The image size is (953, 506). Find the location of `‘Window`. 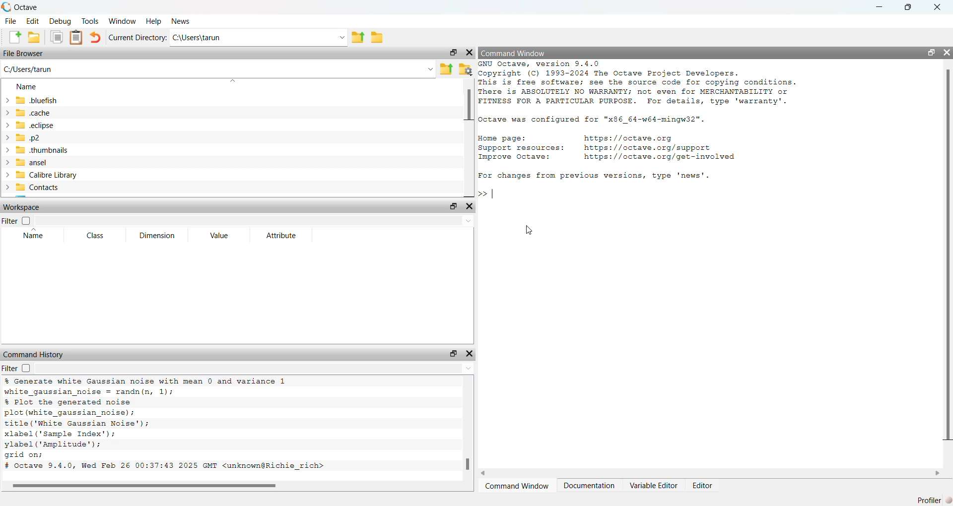

‘Window is located at coordinates (121, 21).